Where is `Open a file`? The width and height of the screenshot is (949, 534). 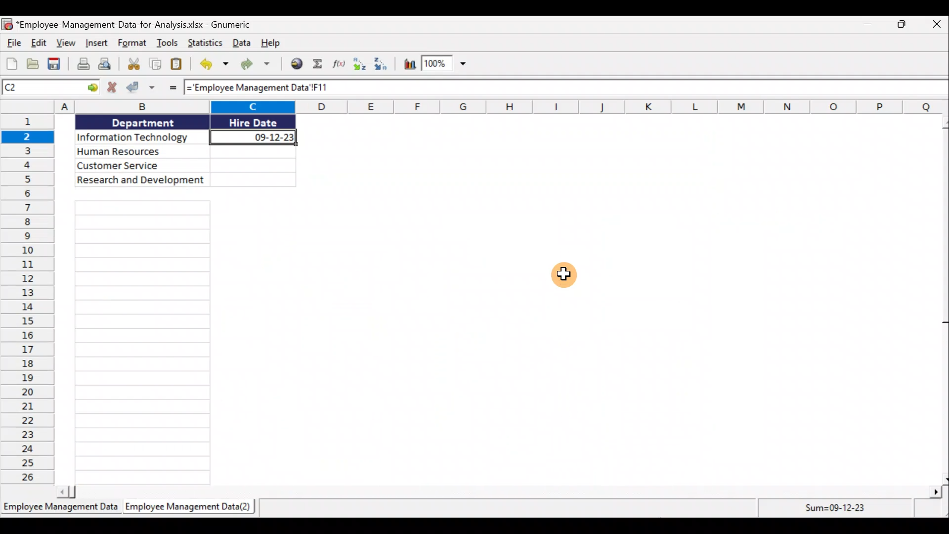 Open a file is located at coordinates (33, 64).